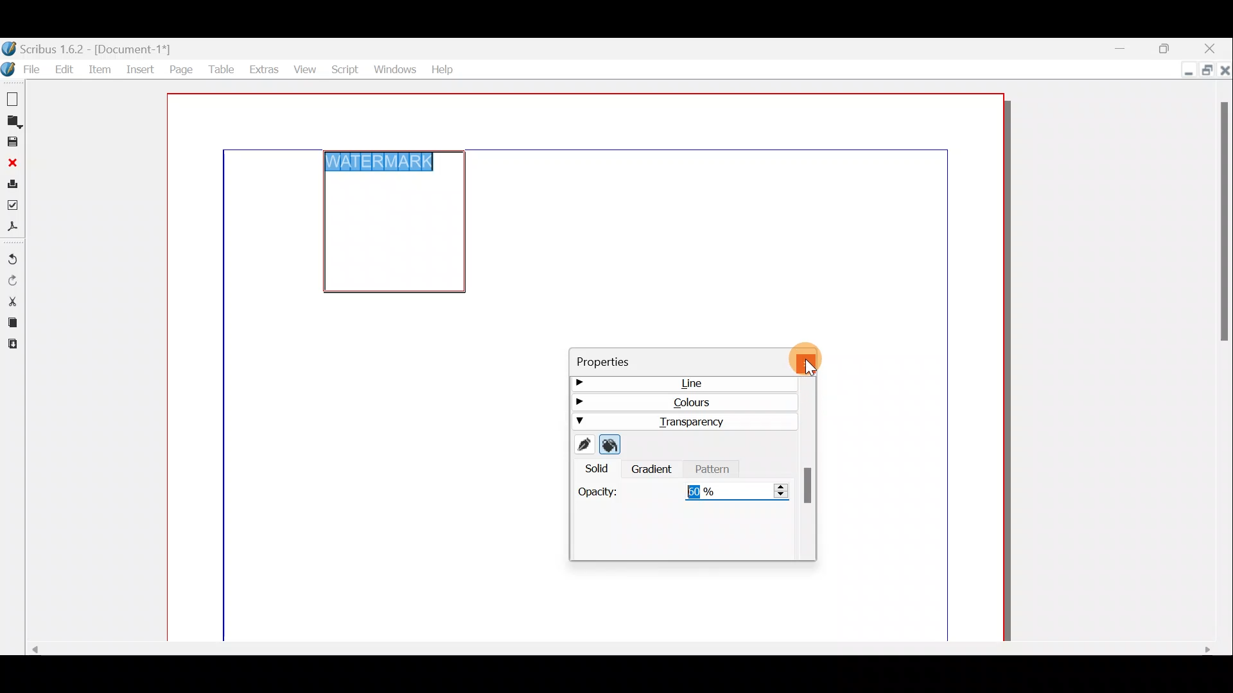 The image size is (1233, 693). What do you see at coordinates (11, 346) in the screenshot?
I see `Paste` at bounding box center [11, 346].